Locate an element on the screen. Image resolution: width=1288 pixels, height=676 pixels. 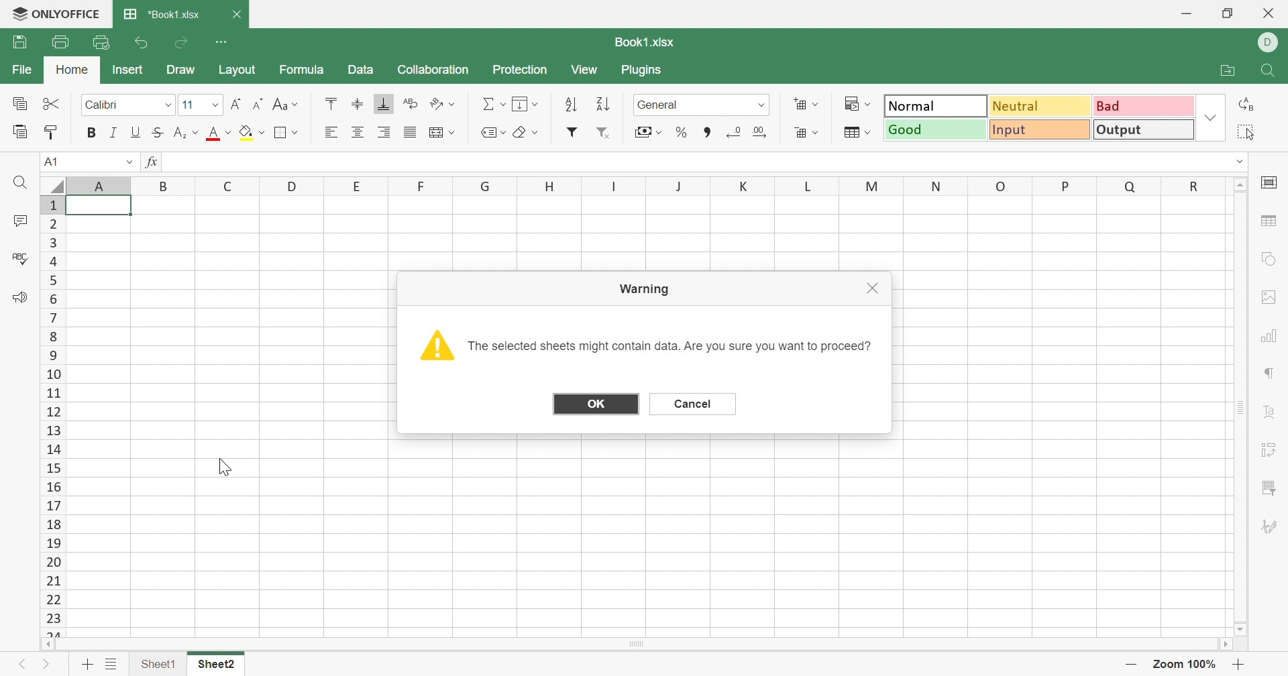
Find is located at coordinates (1271, 70).